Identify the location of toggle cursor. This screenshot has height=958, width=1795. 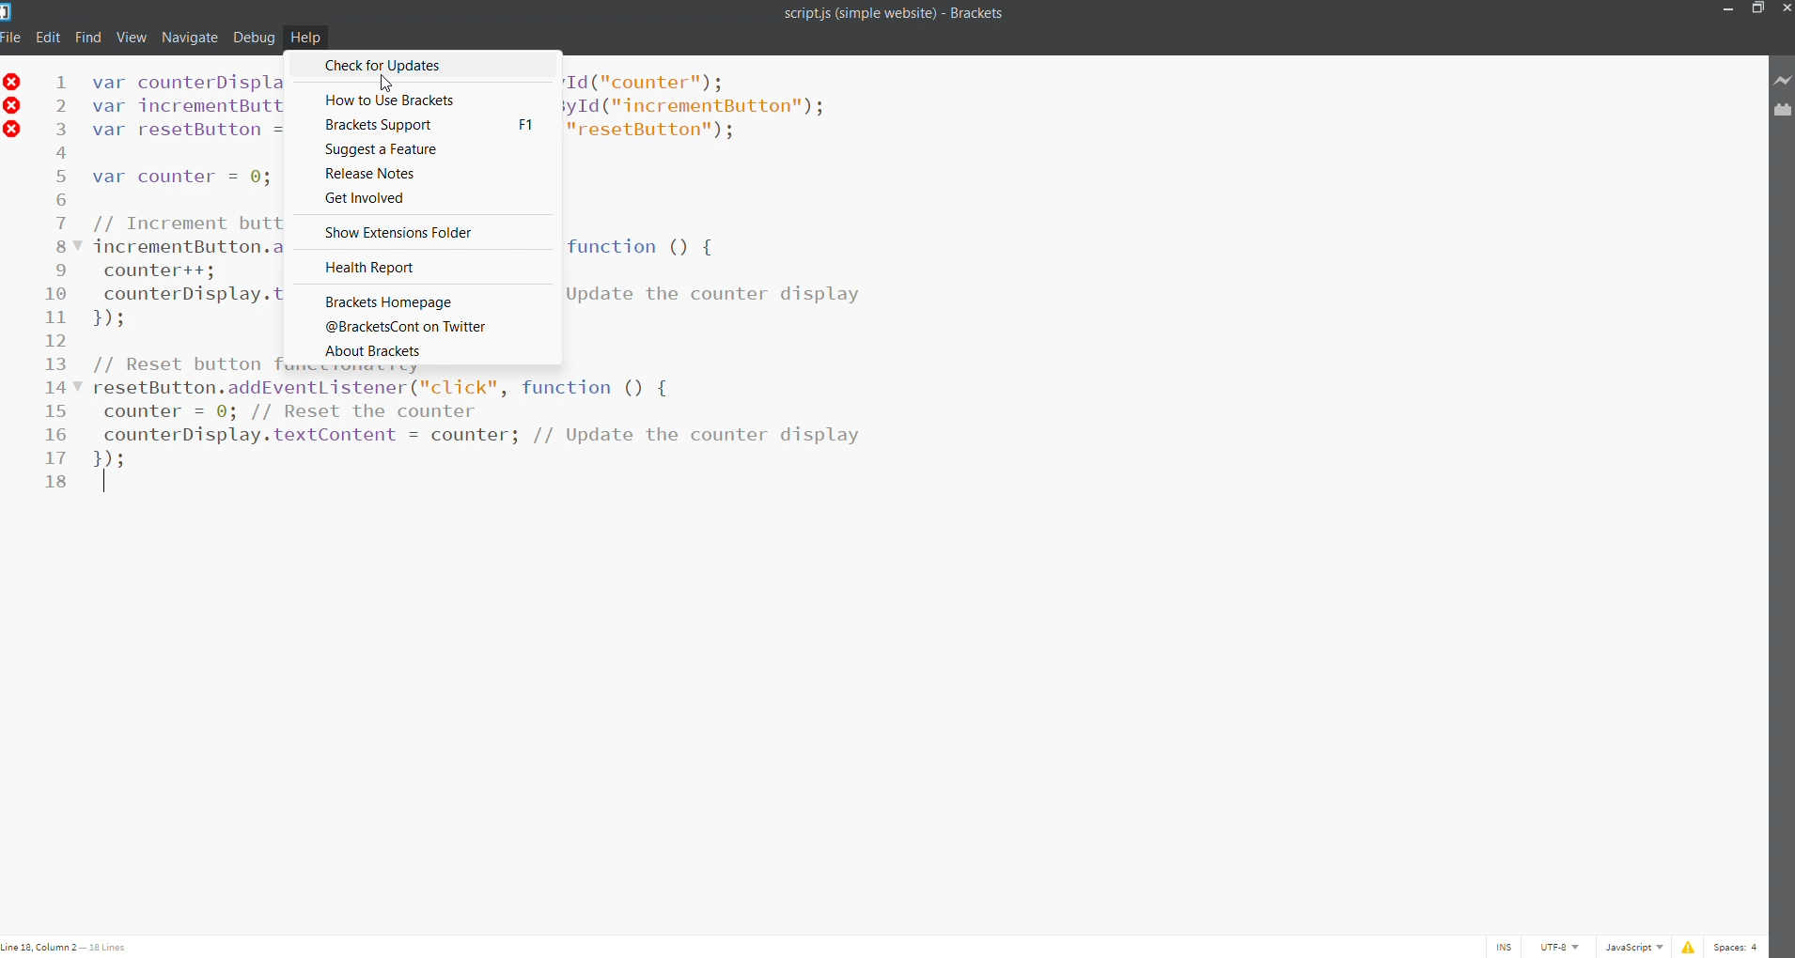
(1506, 947).